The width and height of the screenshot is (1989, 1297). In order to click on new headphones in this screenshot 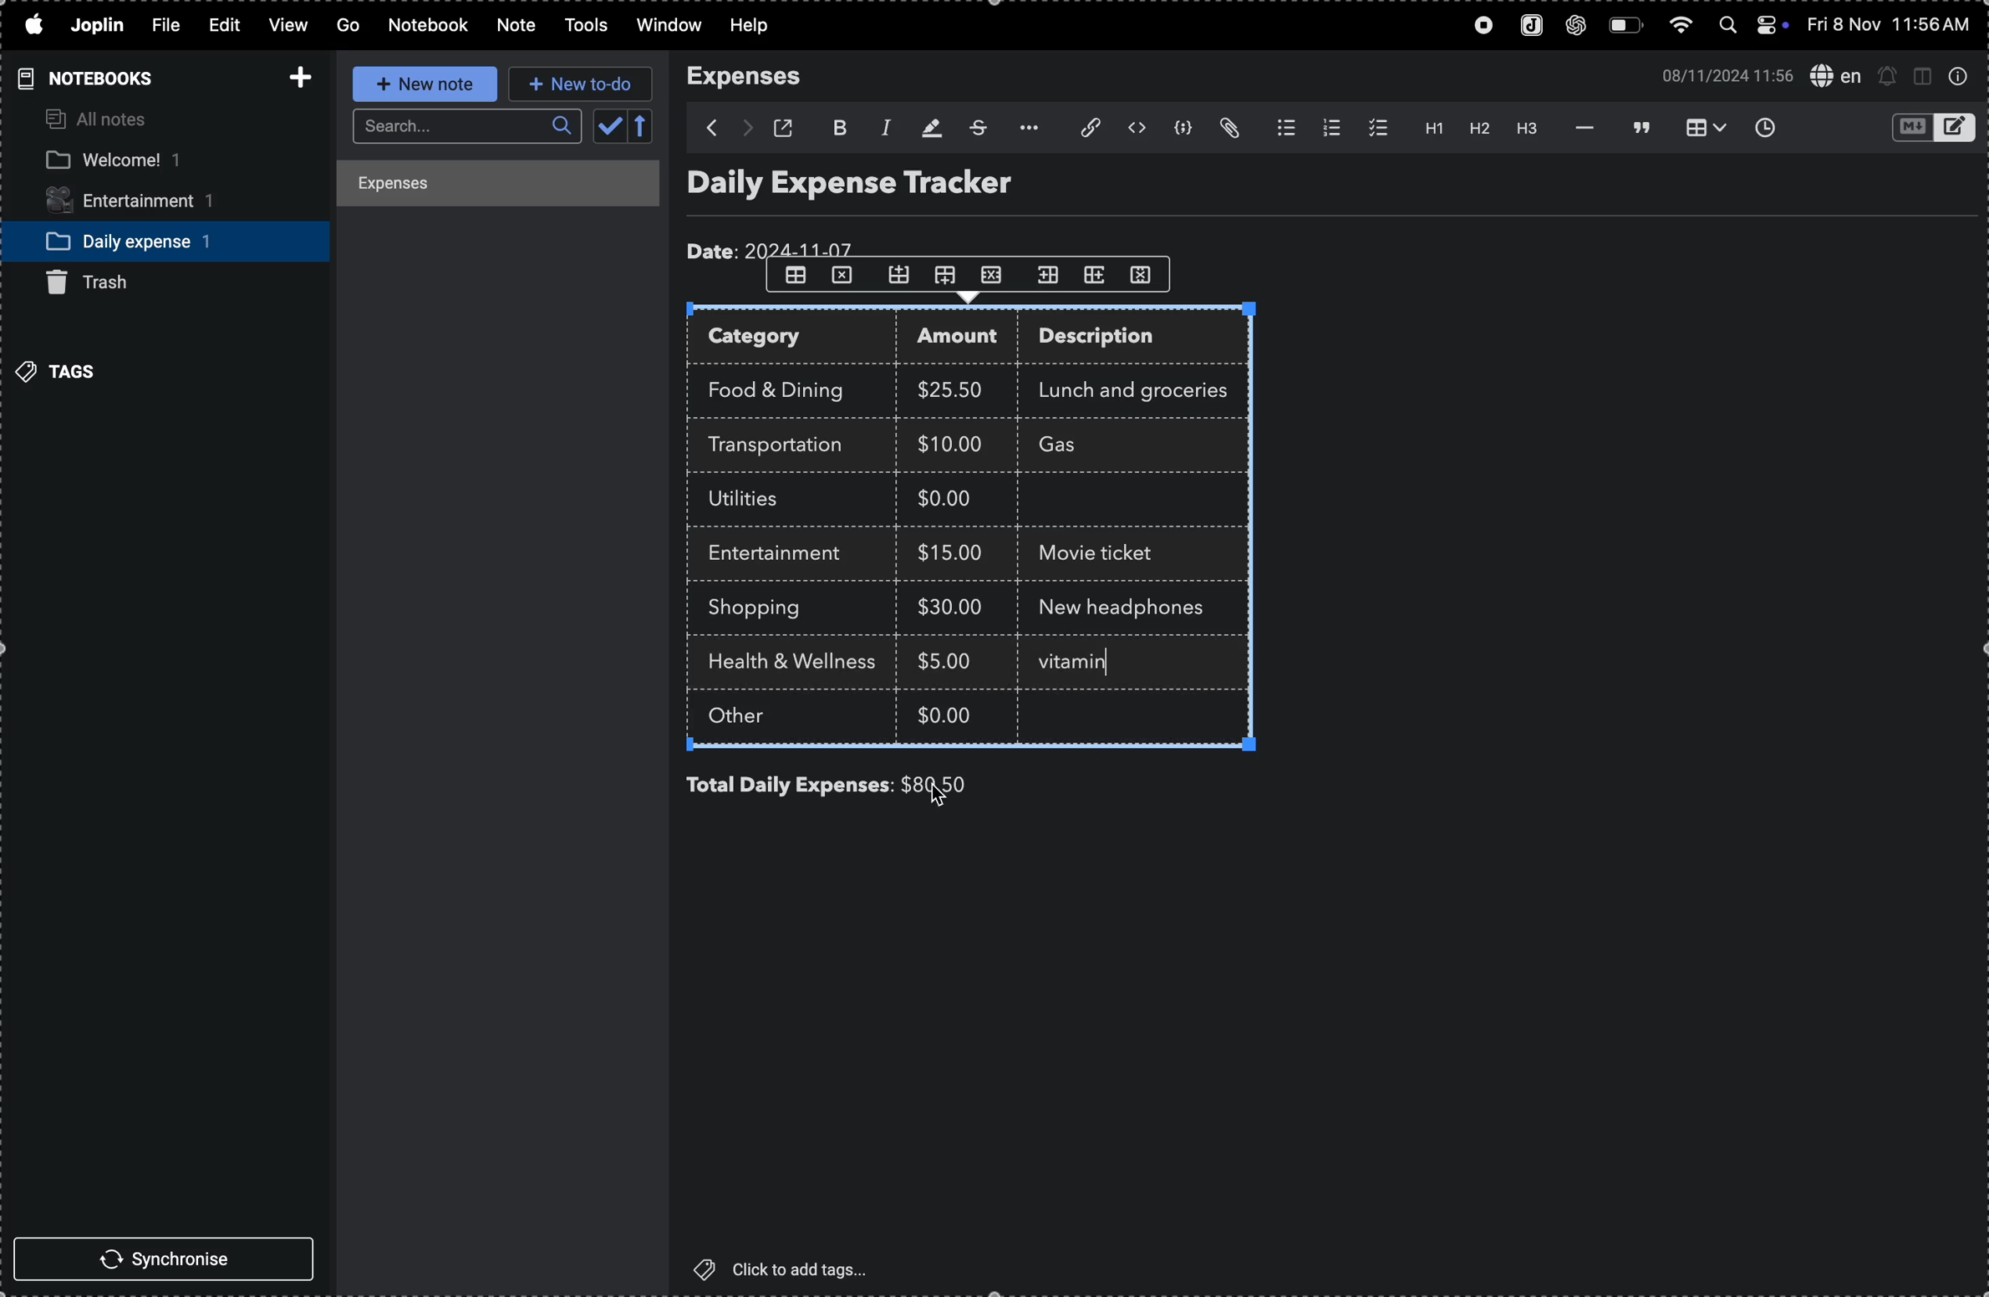, I will do `click(1117, 606)`.